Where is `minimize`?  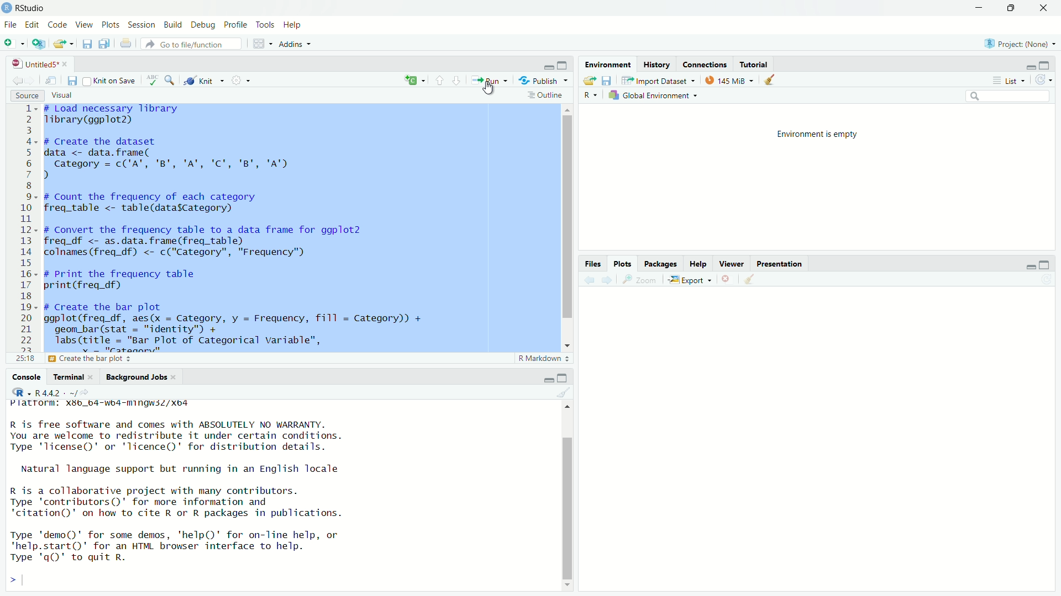 minimize is located at coordinates (548, 380).